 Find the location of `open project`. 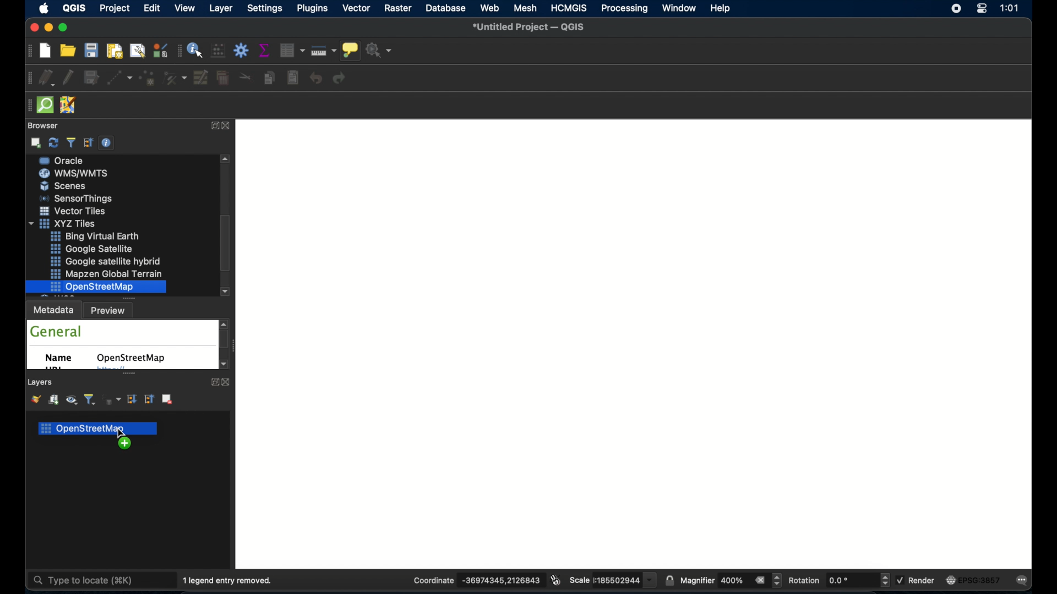

open project is located at coordinates (67, 52).